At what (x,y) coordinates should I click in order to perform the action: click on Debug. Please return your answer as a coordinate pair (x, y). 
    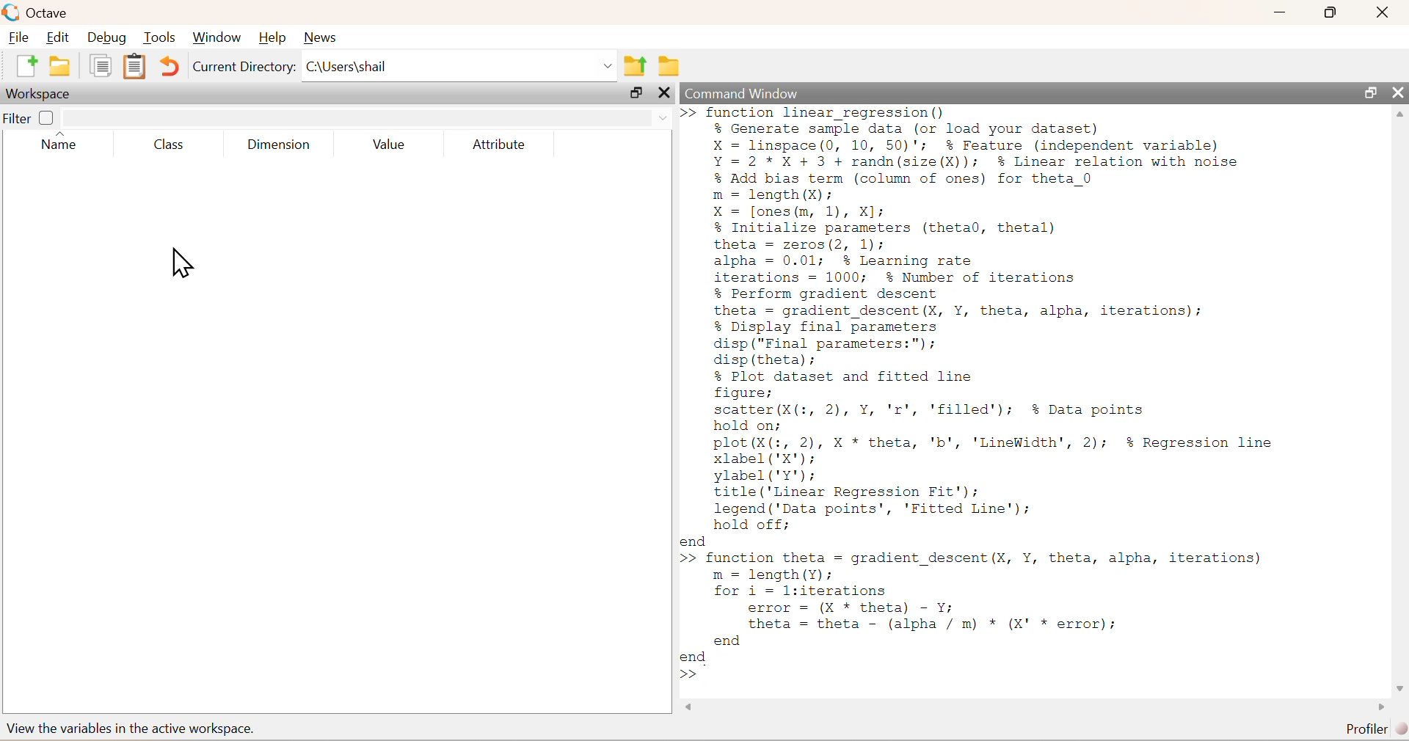
    Looking at the image, I should click on (107, 37).